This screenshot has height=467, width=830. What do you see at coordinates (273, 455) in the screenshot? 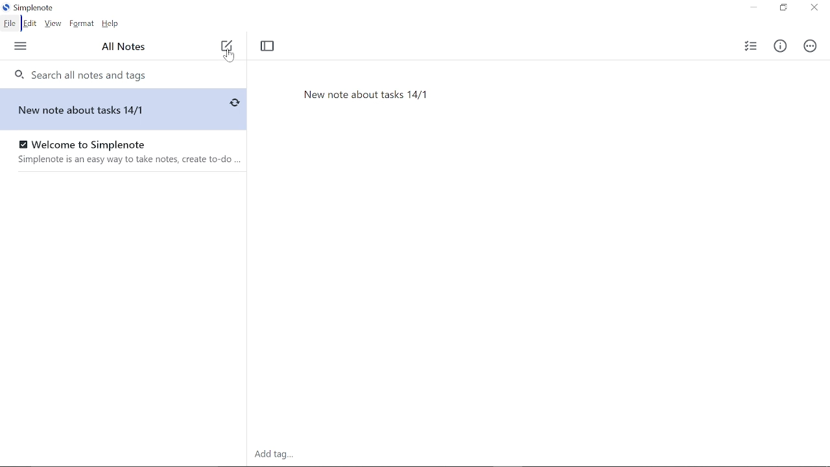
I see `Add tag` at bounding box center [273, 455].